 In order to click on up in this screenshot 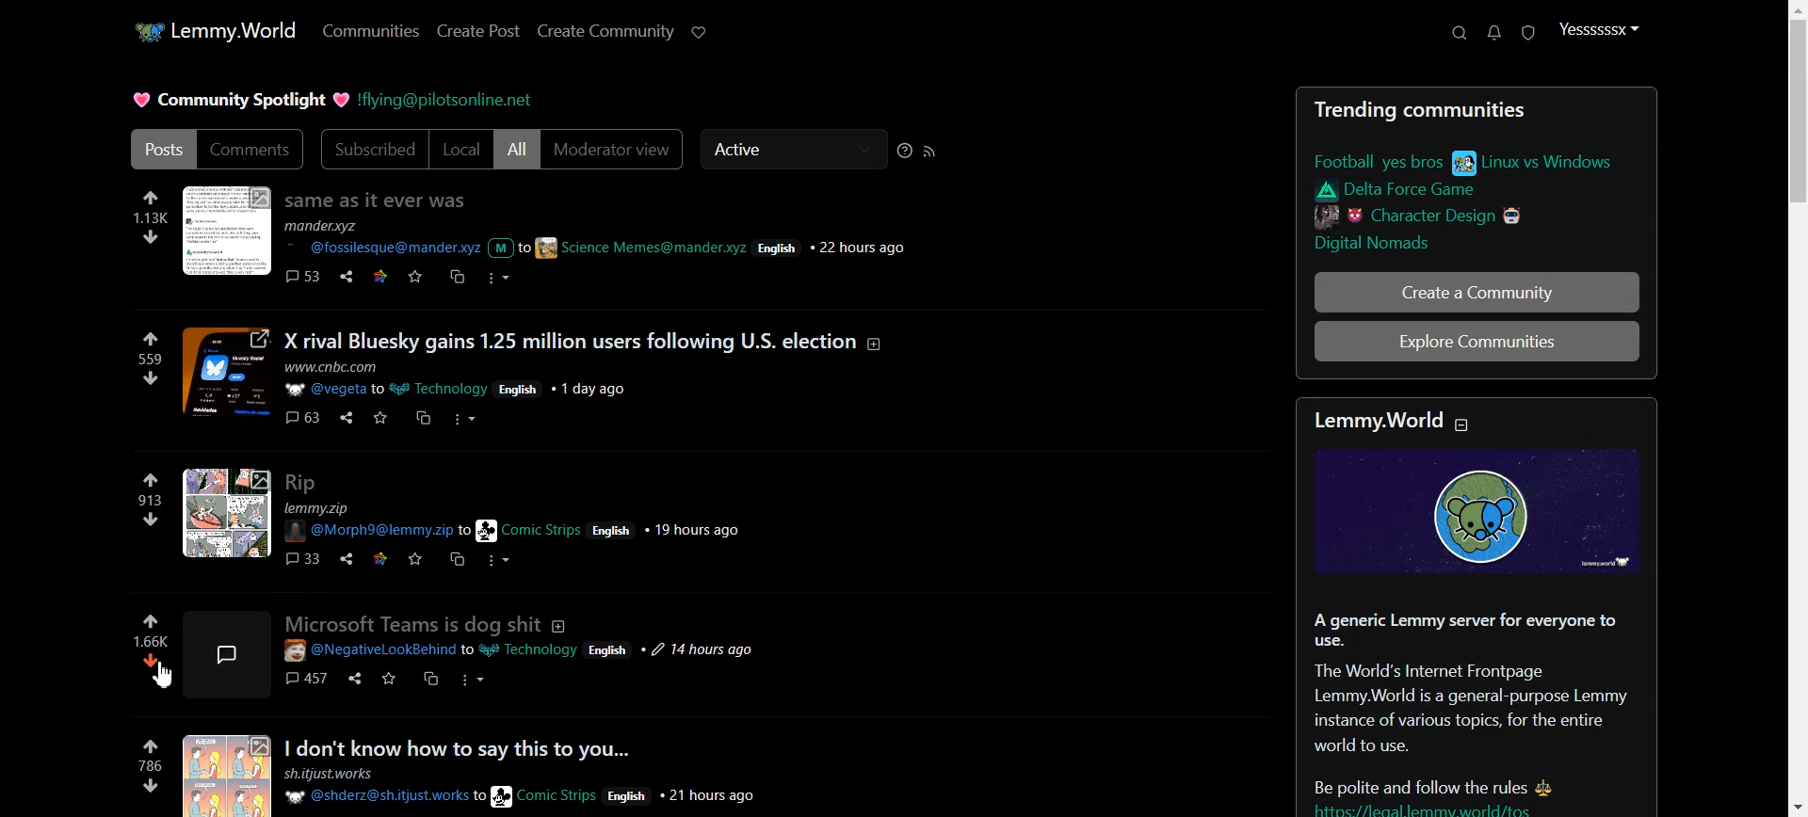, I will do `click(150, 198)`.